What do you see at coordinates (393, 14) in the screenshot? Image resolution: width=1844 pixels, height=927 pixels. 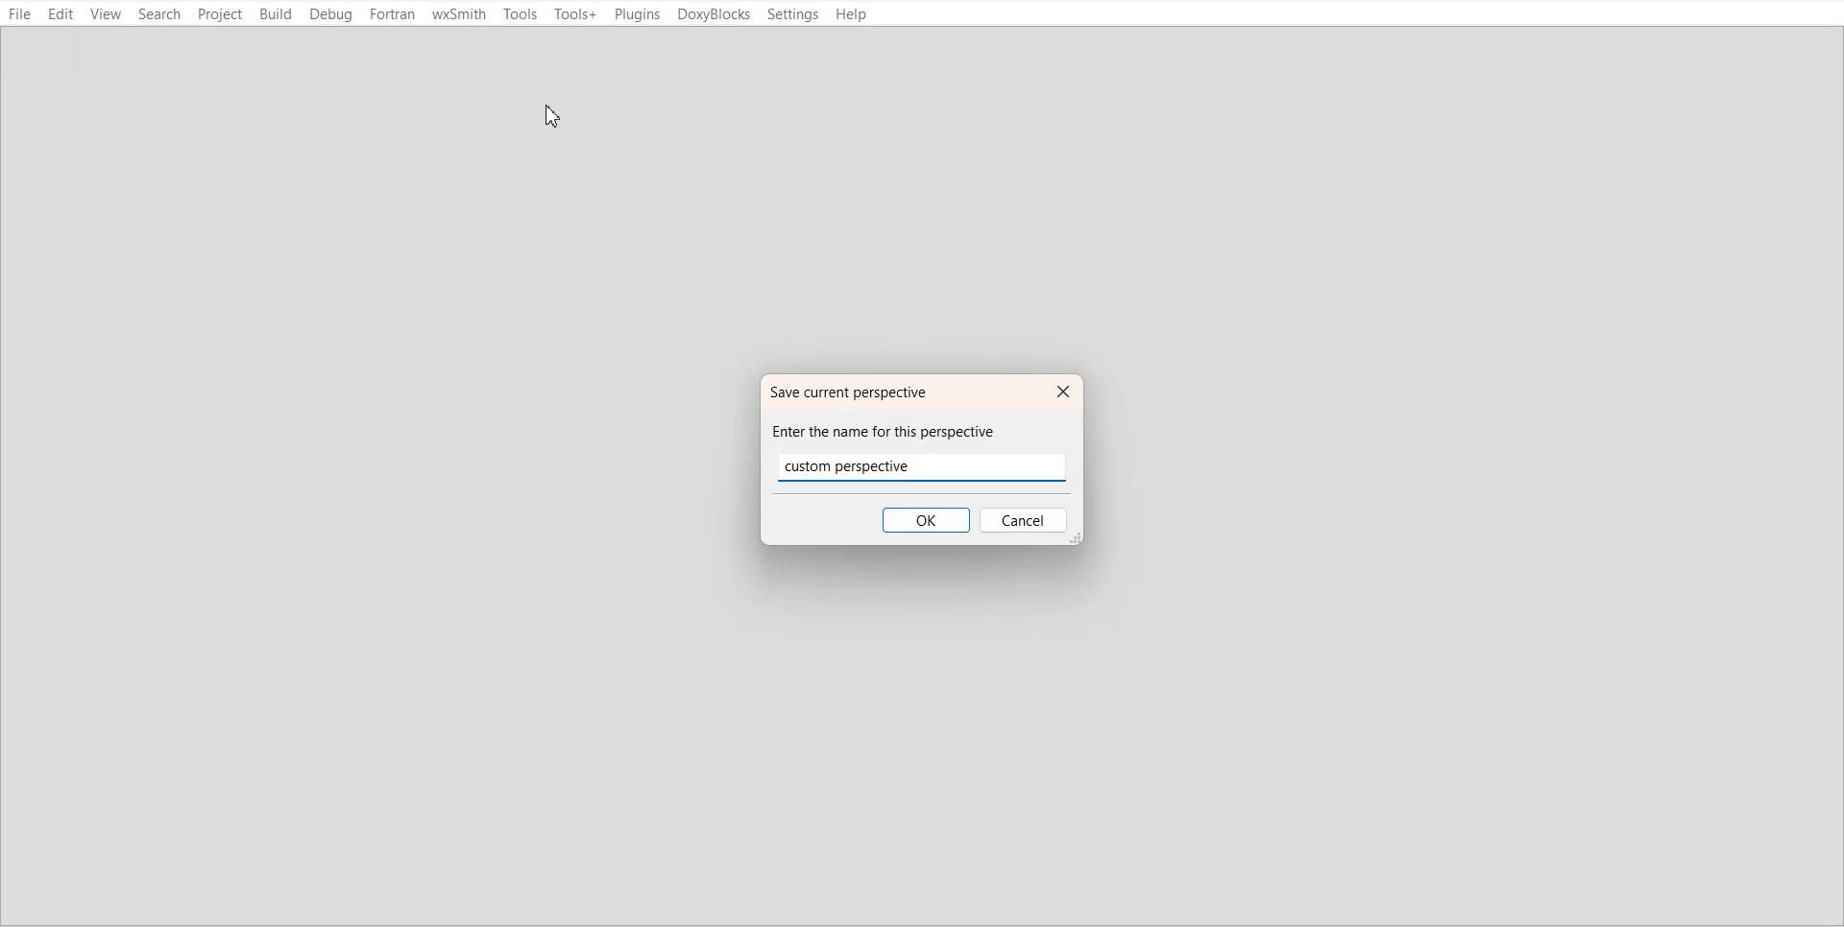 I see `Fortran` at bounding box center [393, 14].